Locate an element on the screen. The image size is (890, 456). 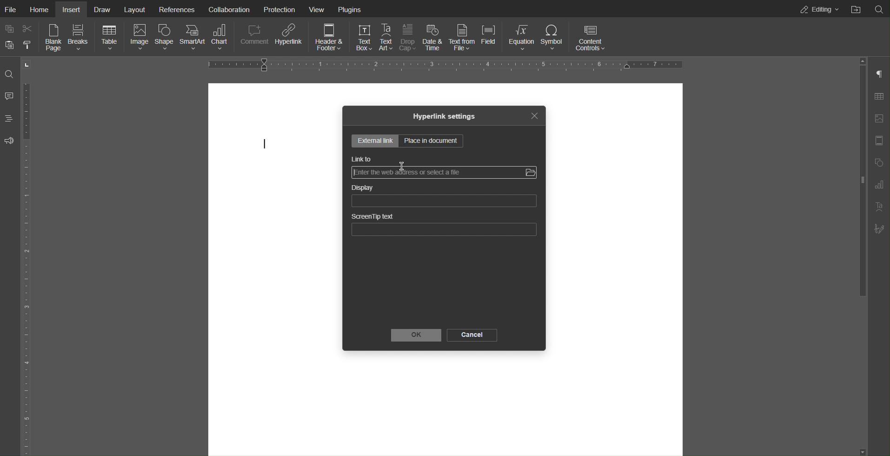
Date & Time is located at coordinates (434, 38).